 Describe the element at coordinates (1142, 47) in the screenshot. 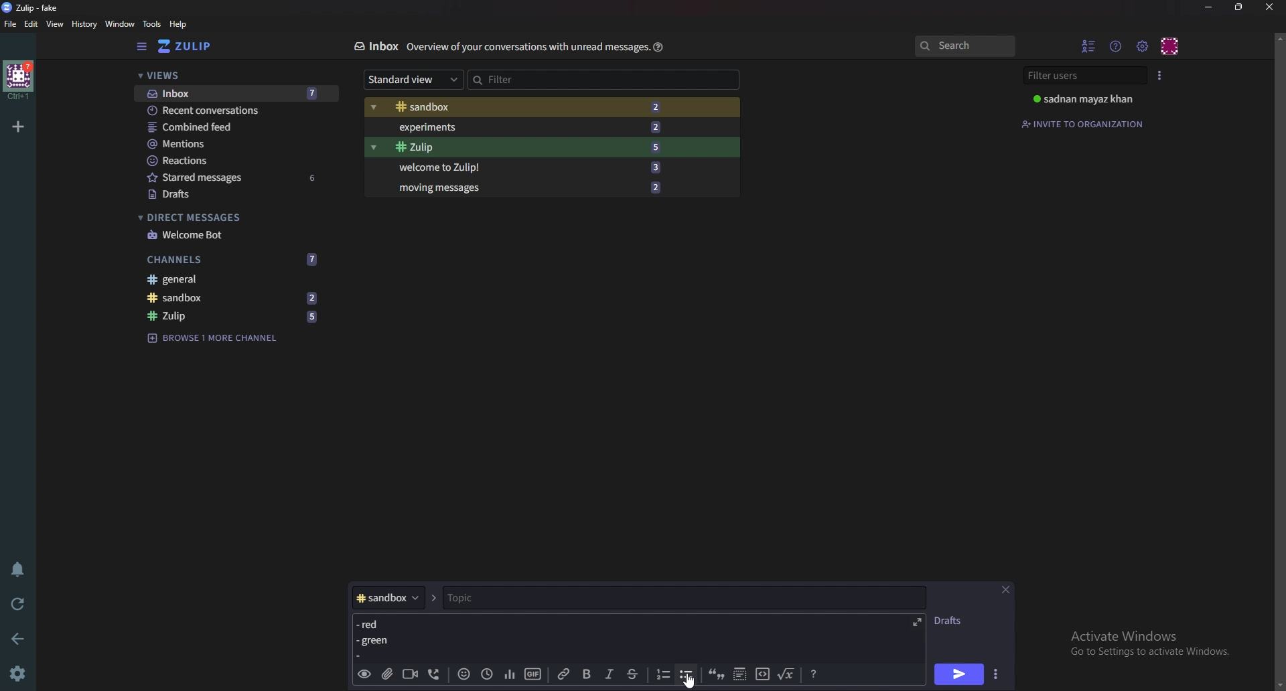

I see `Main menu` at that location.